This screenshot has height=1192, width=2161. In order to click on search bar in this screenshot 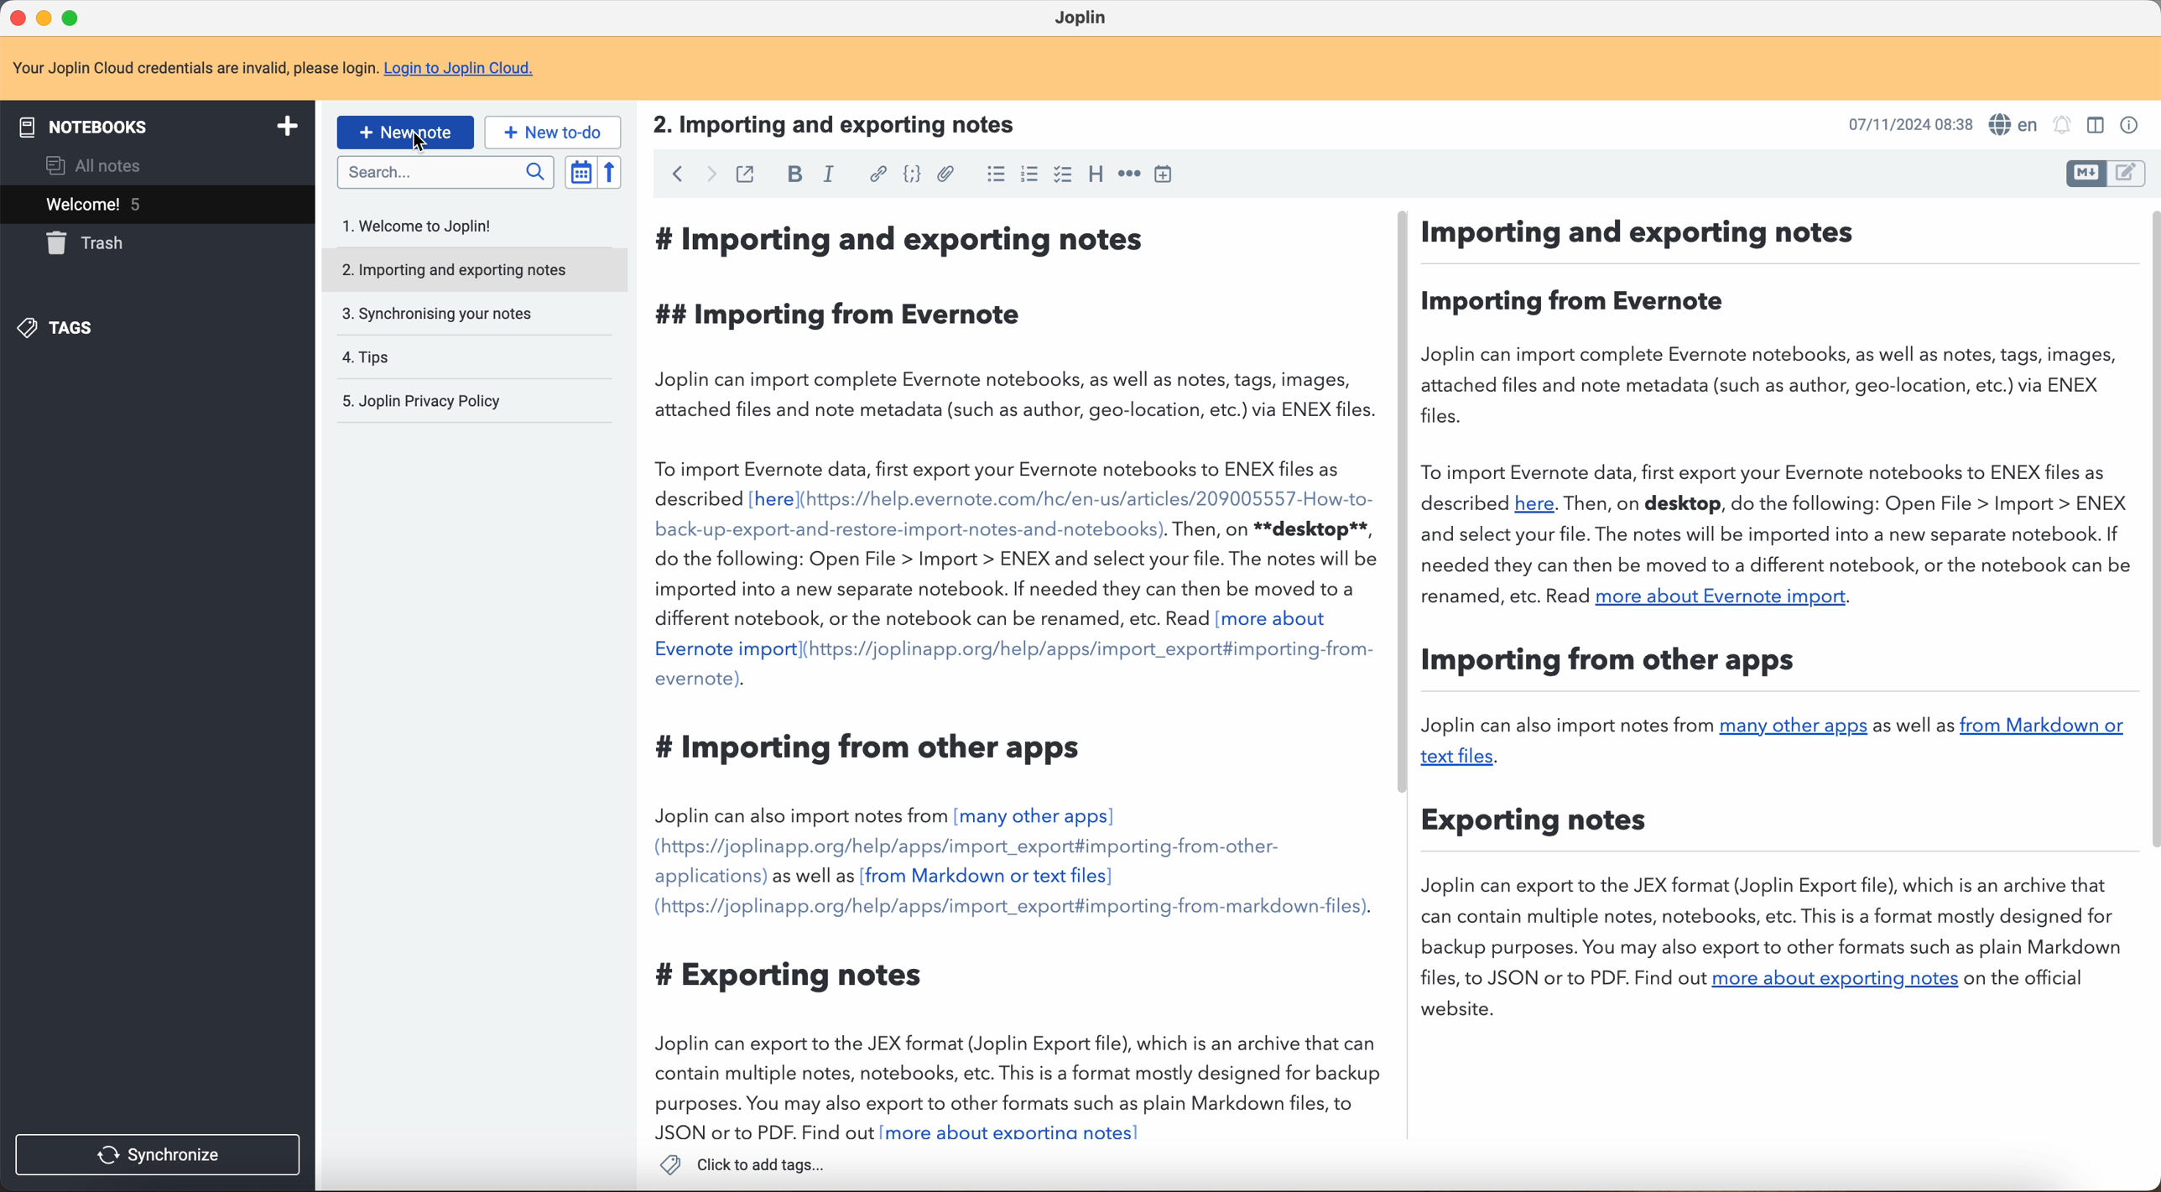, I will do `click(447, 174)`.